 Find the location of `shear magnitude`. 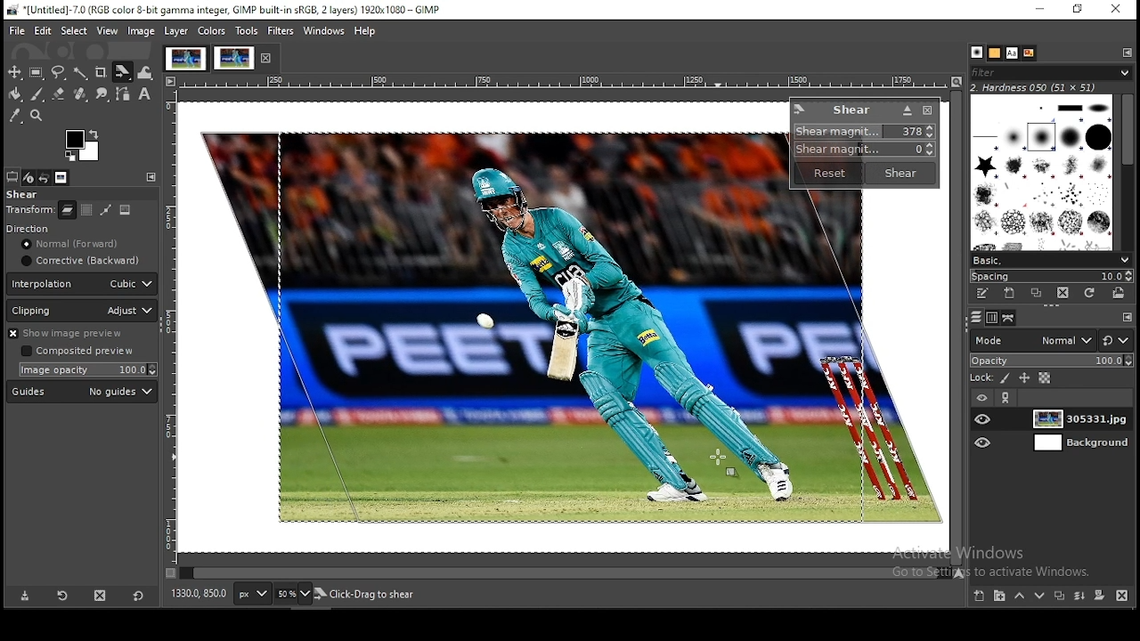

shear magnitude is located at coordinates (867, 132).